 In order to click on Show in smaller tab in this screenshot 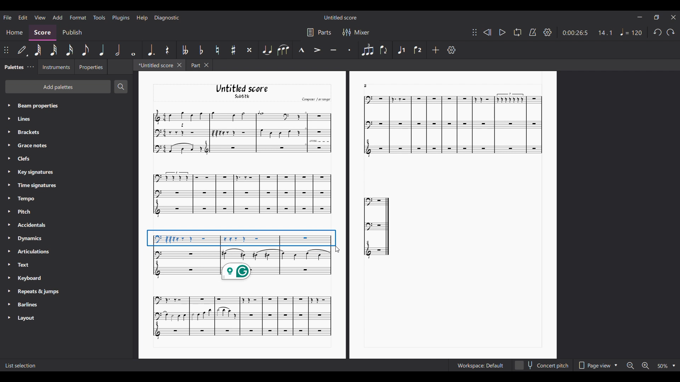, I will do `click(656, 17)`.